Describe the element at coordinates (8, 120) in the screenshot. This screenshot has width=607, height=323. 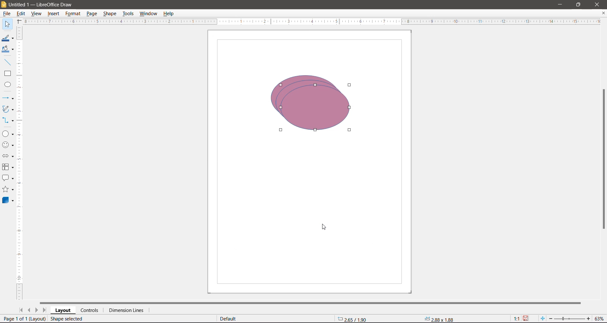
I see `Connectors` at that location.